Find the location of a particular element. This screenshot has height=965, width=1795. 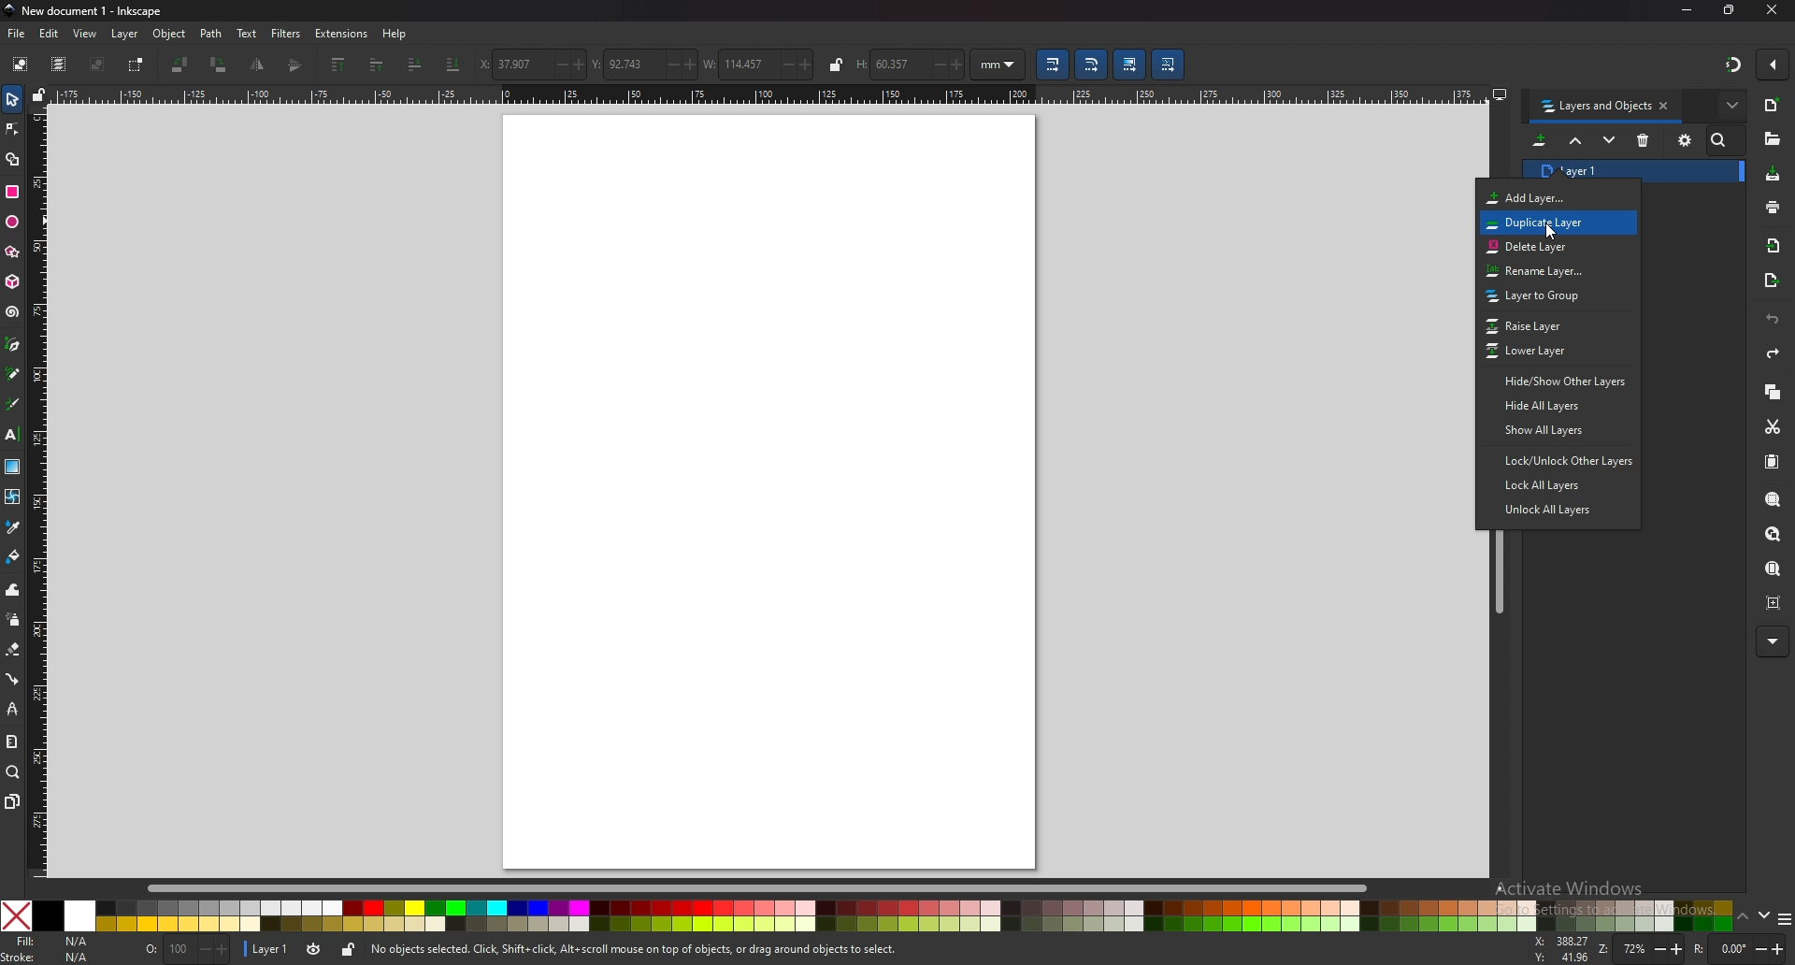

extensions is located at coordinates (341, 33).